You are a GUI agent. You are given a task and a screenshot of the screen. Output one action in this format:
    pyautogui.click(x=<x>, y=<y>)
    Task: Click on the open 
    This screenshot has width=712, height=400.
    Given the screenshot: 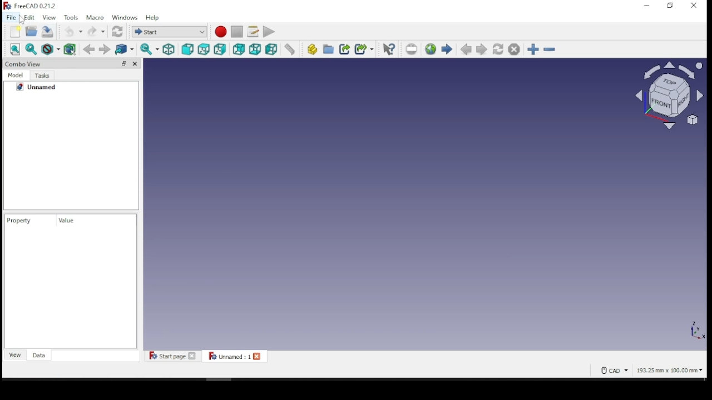 What is the action you would take?
    pyautogui.click(x=32, y=32)
    